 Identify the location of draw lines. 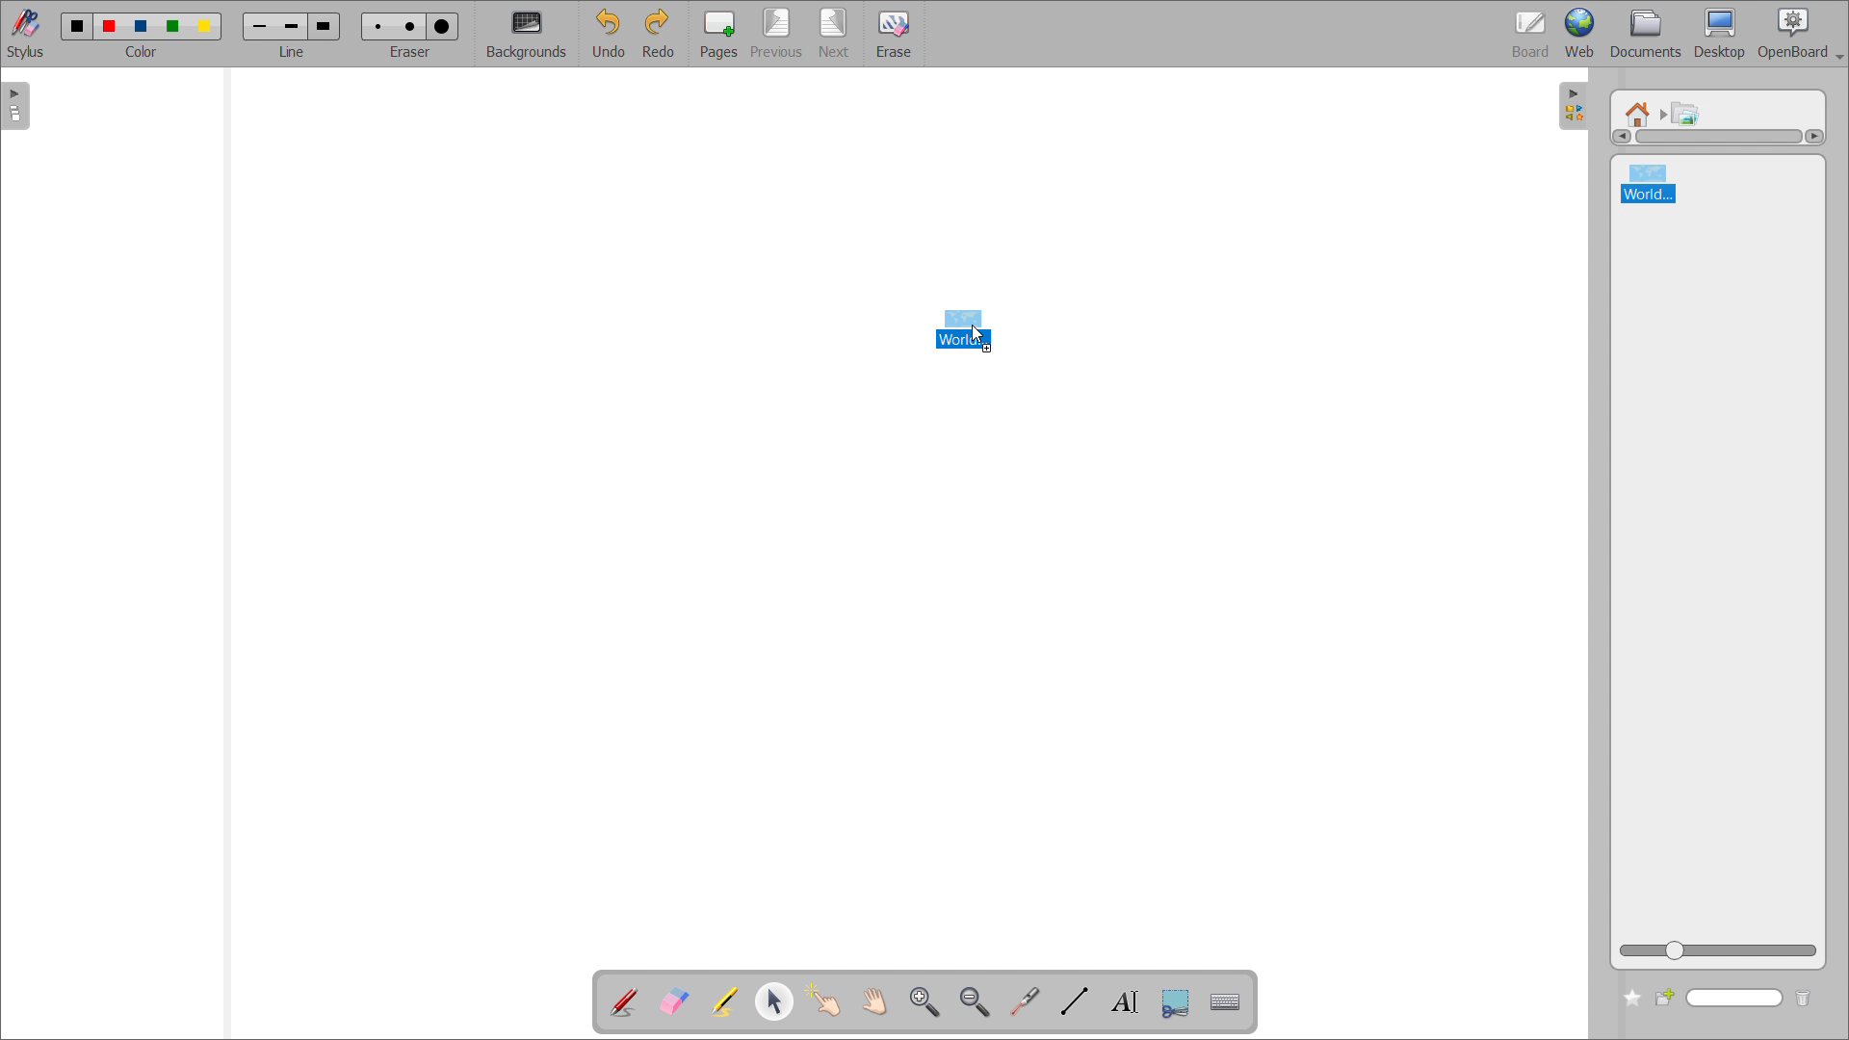
(1073, 1001).